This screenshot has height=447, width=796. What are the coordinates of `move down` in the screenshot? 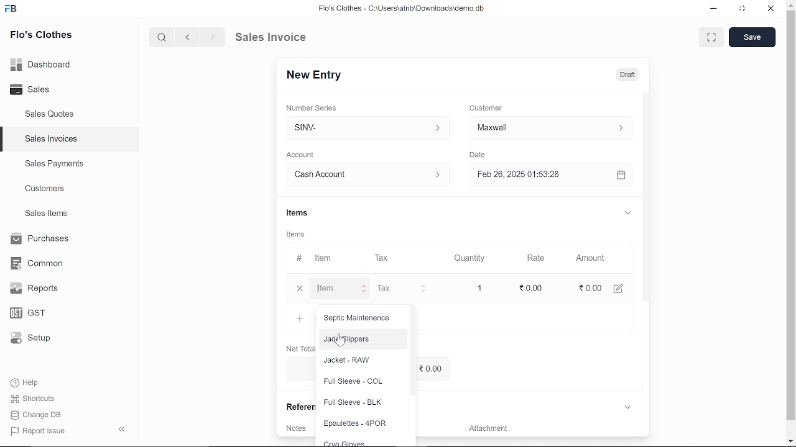 It's located at (791, 440).